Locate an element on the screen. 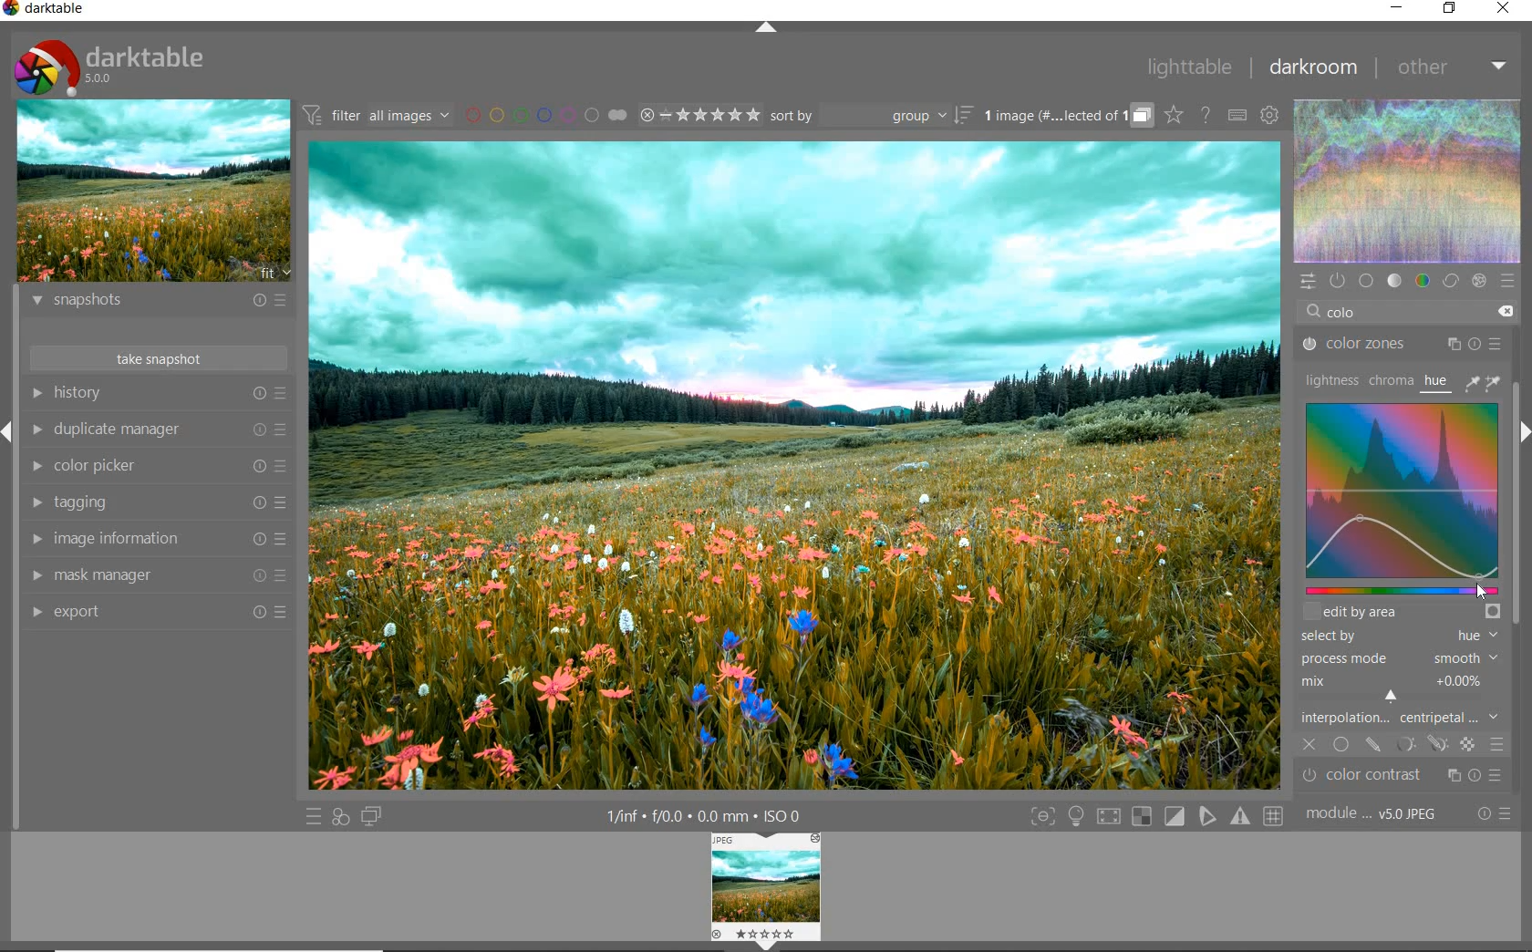 This screenshot has height=952, width=1532. filter all images by module order is located at coordinates (375, 117).